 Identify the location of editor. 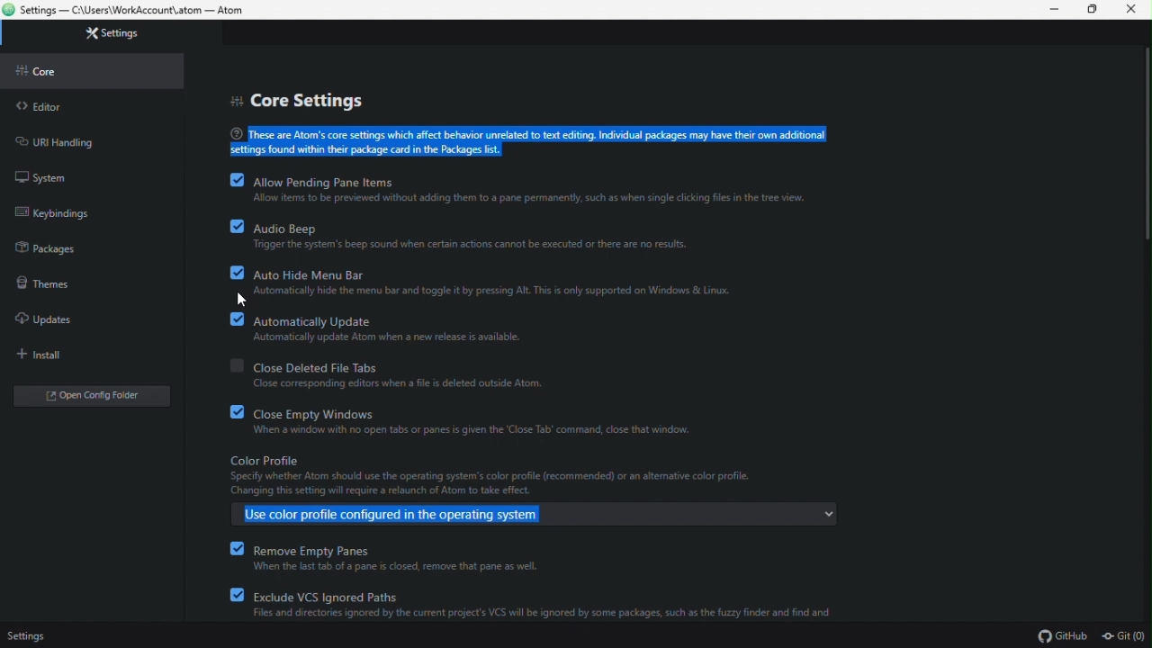
(41, 105).